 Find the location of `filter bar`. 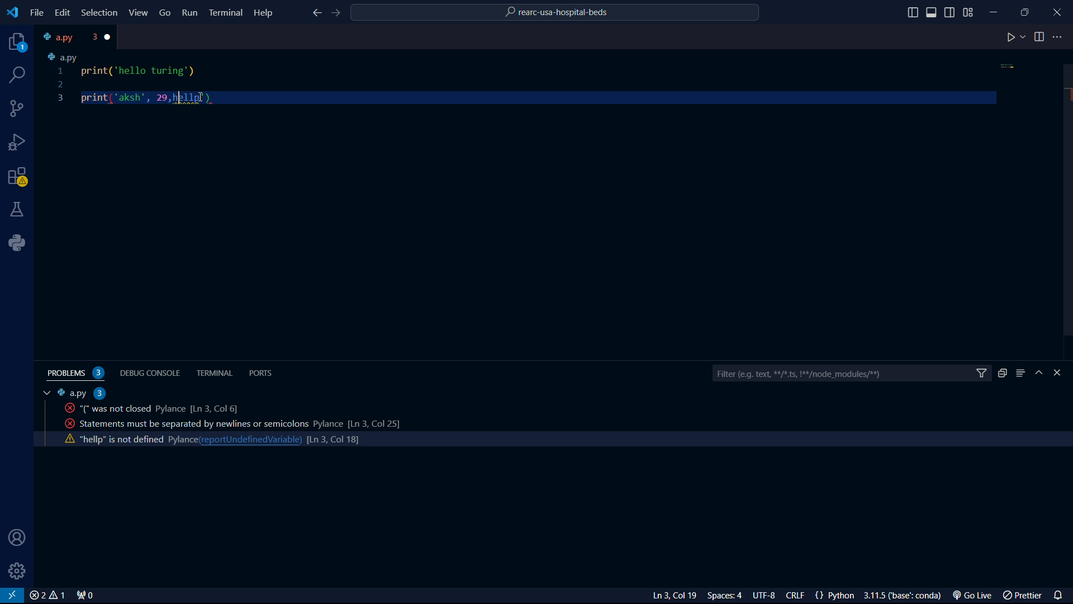

filter bar is located at coordinates (851, 374).